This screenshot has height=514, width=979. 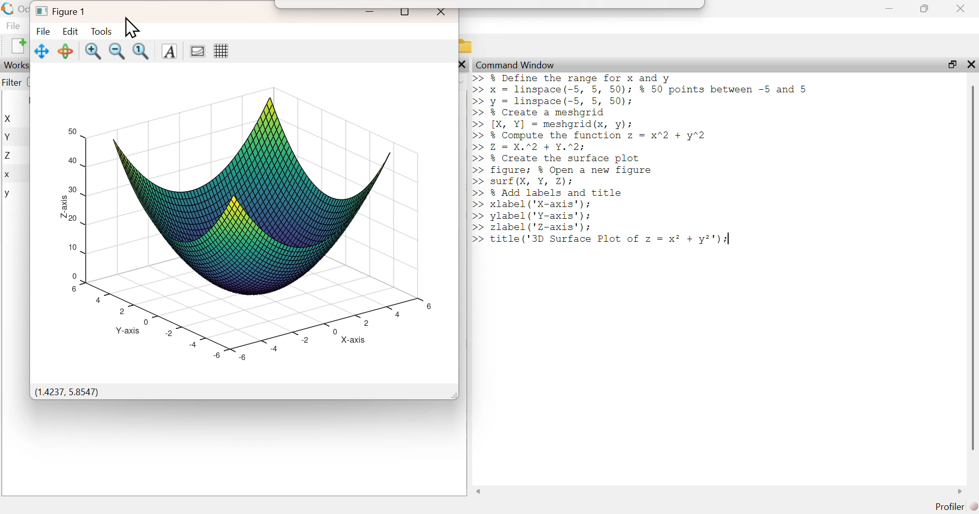 What do you see at coordinates (647, 163) in the screenshot?
I see `>> % Define the range for x and y

>> x = linspace(-5, 5, 50); % 50 points between -5 and 5
>> y = linspace(-5, 5, 50):

>> % Create a meshgrid

>> [X, Y] = meshgrid(x, y):

>> % Compute the function z = x"2 + y"2

>> Z = X."2 + Y.2;

>> % Create the surface plot

>> figure; % Open a new figure

>> surf (X, Y, Z):

>> % Add labels and title

>> xlabel ('X-axis');

>> ylabel ('Y-axis');

>> zlabel('Z-axis'):

>> title('3D Surface Plot of z = x? + v2) 4` at bounding box center [647, 163].